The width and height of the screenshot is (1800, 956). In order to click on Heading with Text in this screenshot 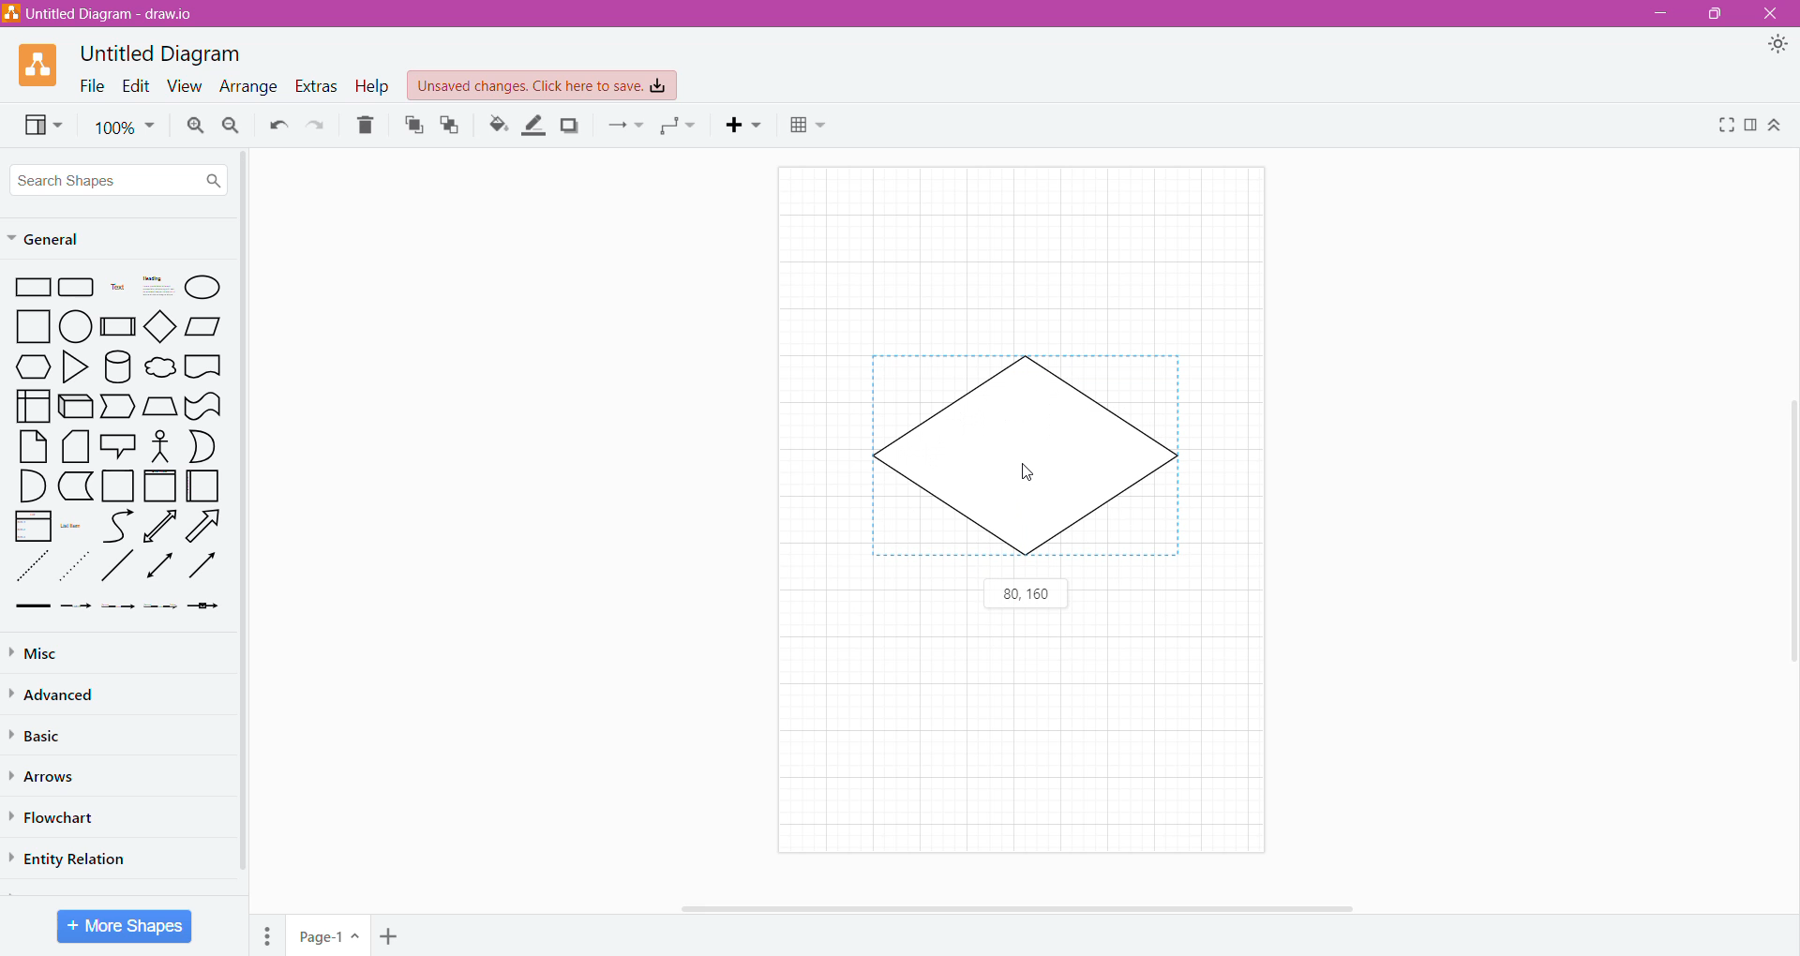, I will do `click(159, 288)`.